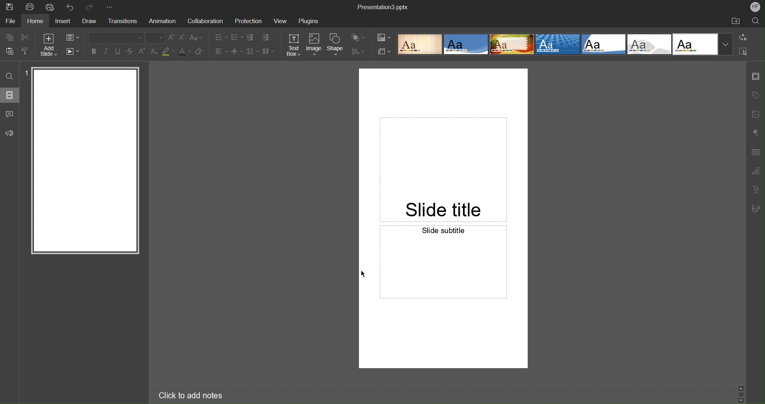  Describe the element at coordinates (9, 114) in the screenshot. I see `Comments` at that location.